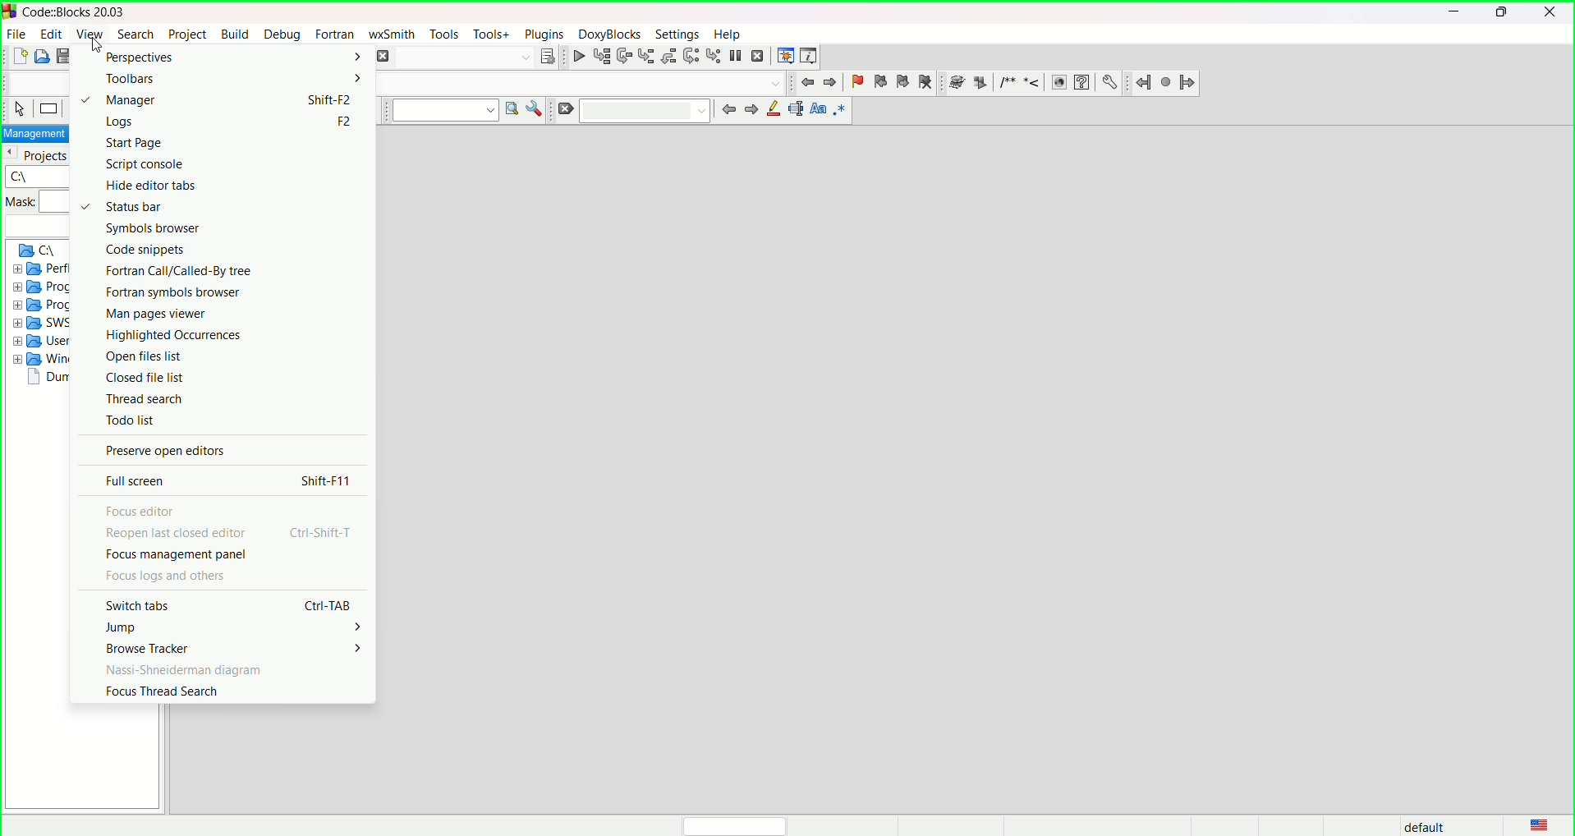 This screenshot has width=1575, height=836. Describe the element at coordinates (181, 669) in the screenshot. I see `nassi-shneiderman diagram` at that location.